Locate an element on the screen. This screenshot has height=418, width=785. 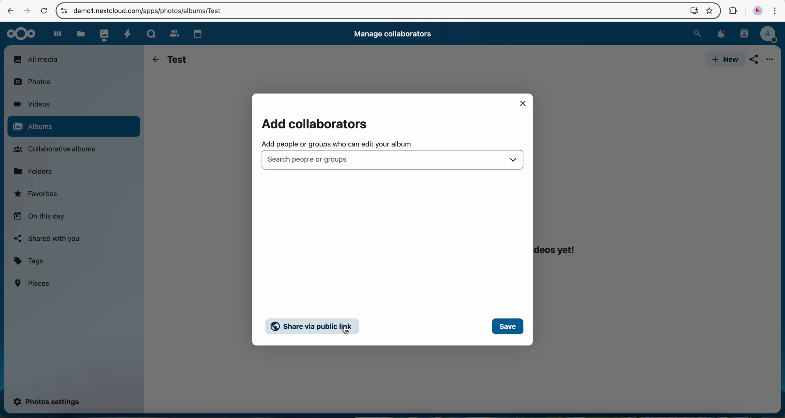
Nextcloud logo is located at coordinates (19, 33).